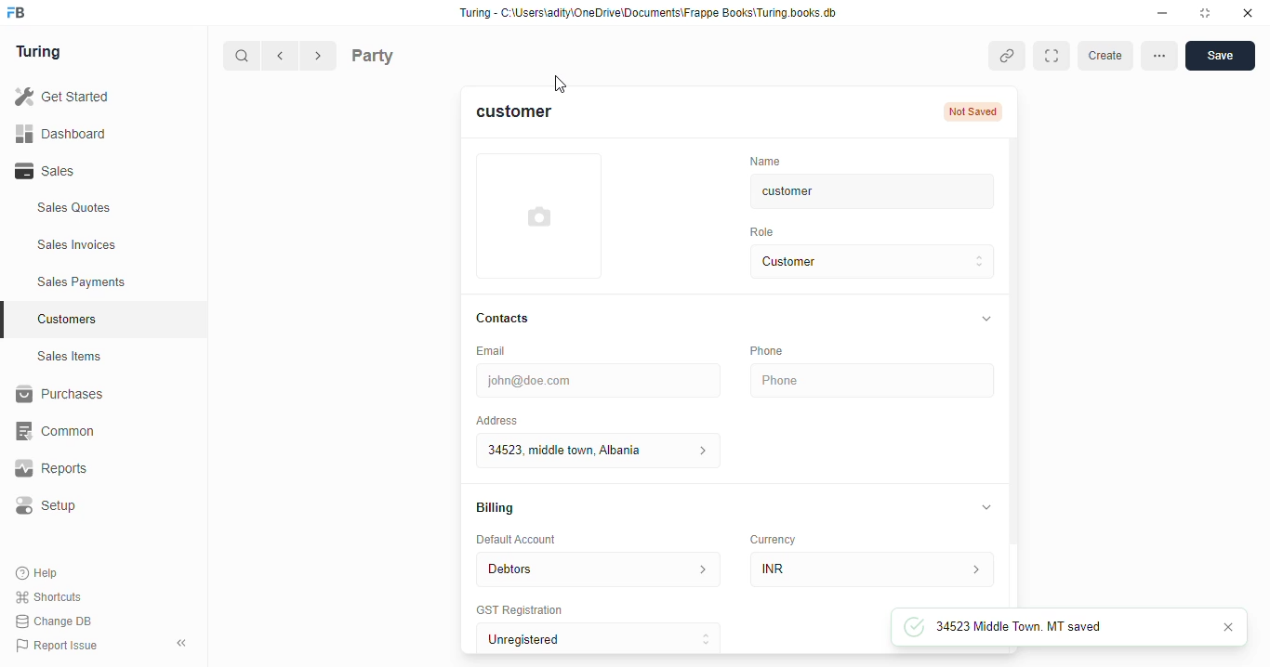  Describe the element at coordinates (542, 215) in the screenshot. I see `add profile photo` at that location.